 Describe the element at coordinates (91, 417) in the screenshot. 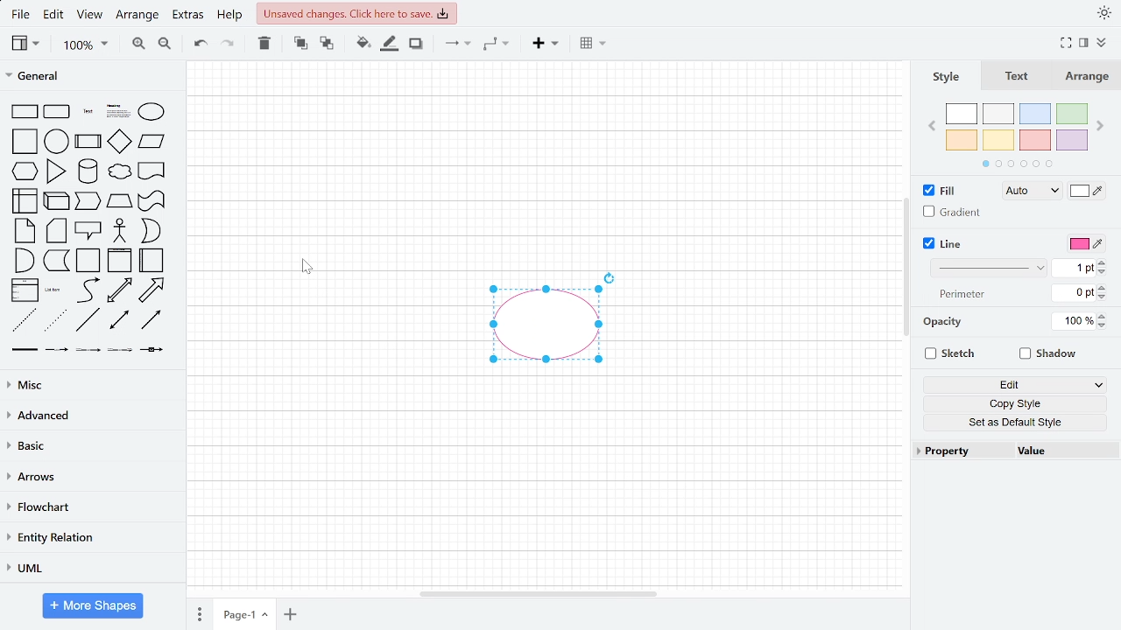

I see `Advanced` at that location.